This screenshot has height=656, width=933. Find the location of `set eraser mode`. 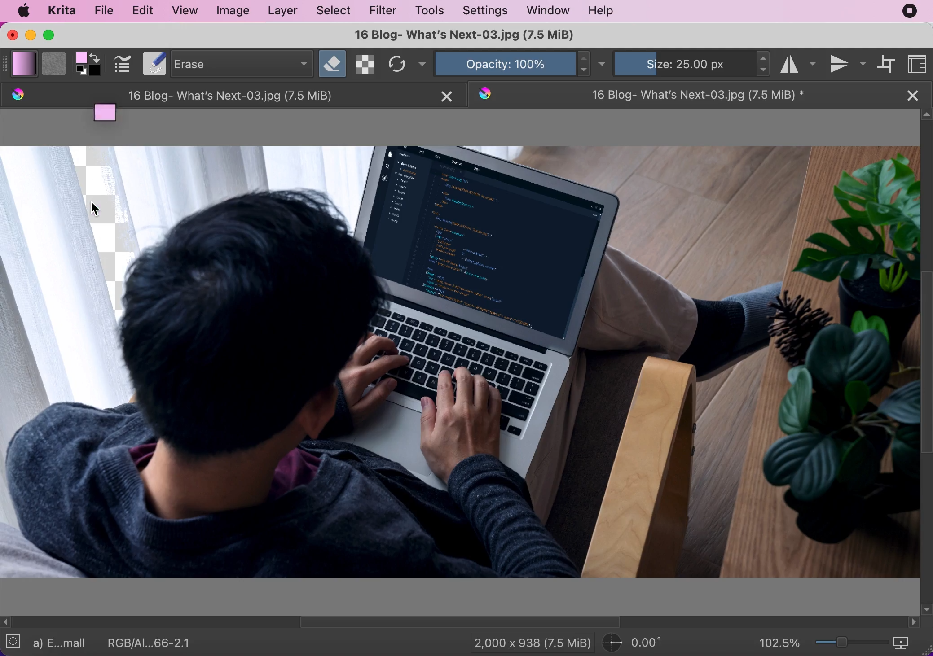

set eraser mode is located at coordinates (332, 63).